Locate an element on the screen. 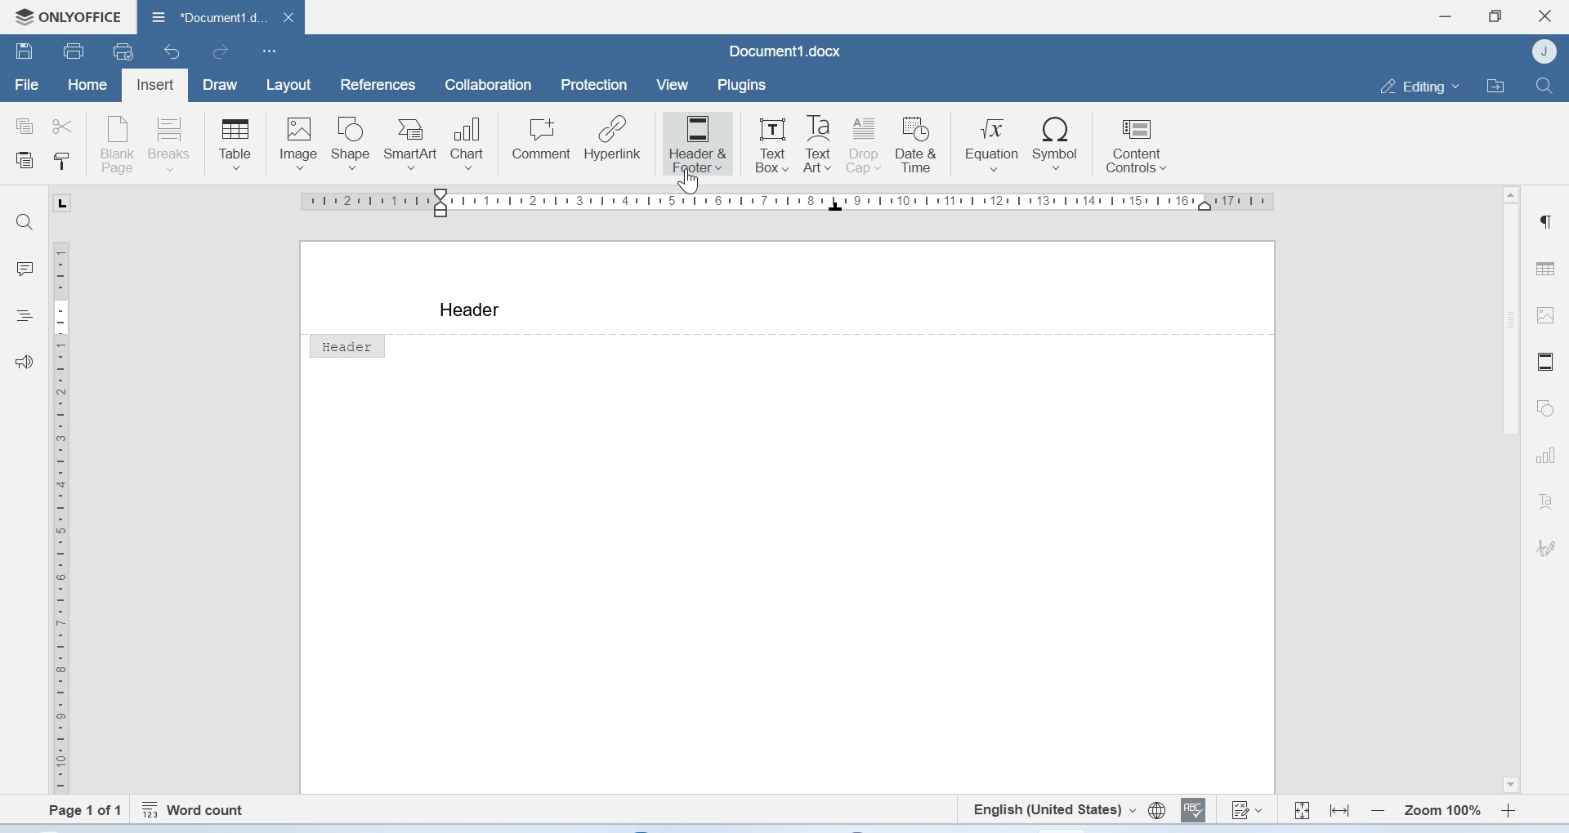 The image size is (1569, 833). Onlyoffice is located at coordinates (67, 15).